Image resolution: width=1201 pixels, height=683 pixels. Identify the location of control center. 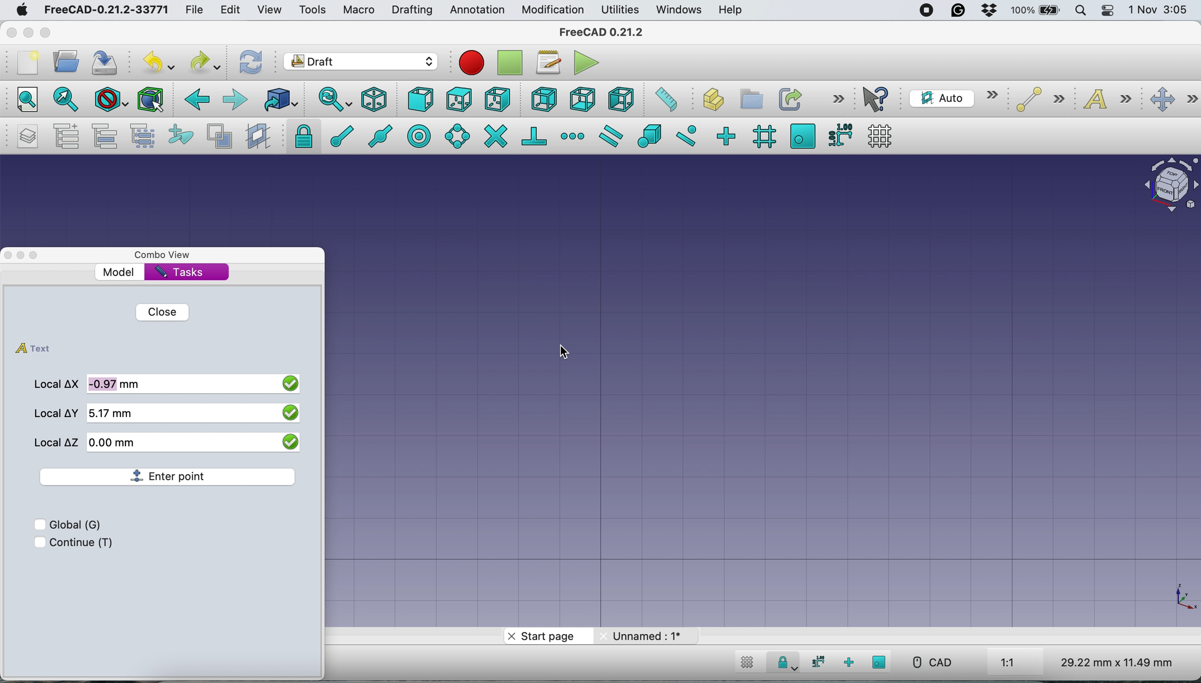
(1109, 12).